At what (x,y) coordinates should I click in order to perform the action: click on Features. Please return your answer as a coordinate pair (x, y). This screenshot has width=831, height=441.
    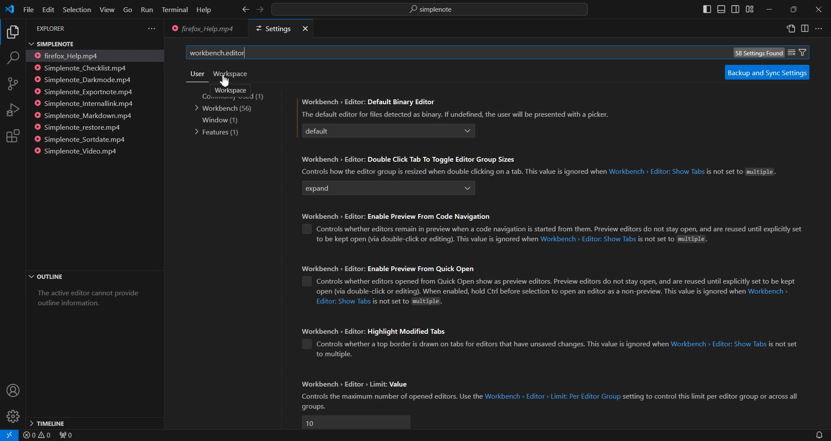
    Looking at the image, I should click on (218, 132).